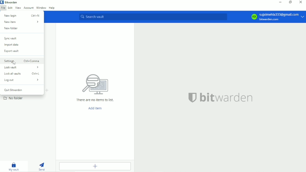 The width and height of the screenshot is (306, 172). Describe the element at coordinates (10, 8) in the screenshot. I see `Edit` at that location.